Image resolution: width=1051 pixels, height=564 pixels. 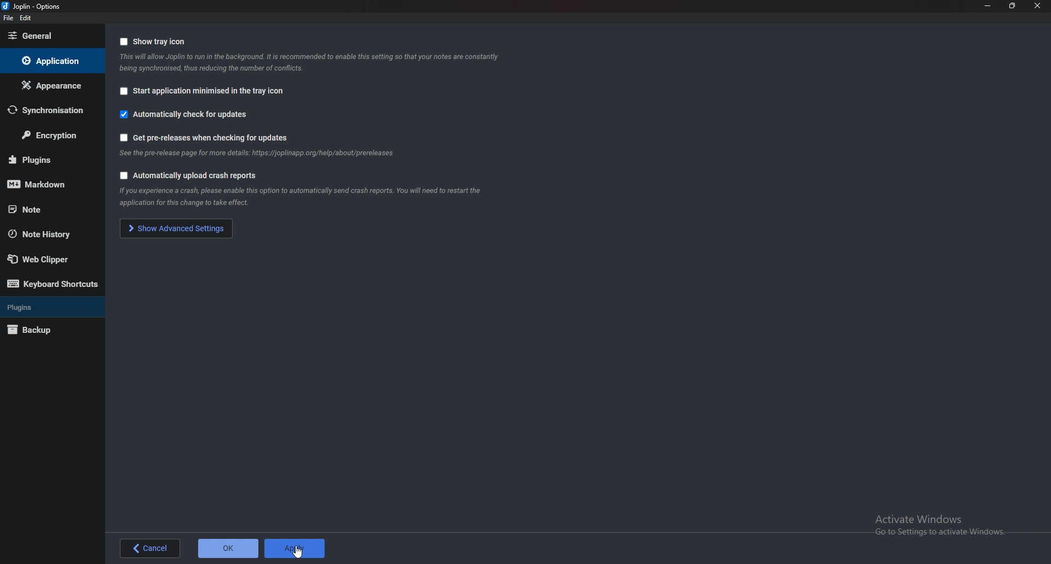 What do you see at coordinates (122, 114) in the screenshot?
I see `Checkbox ` at bounding box center [122, 114].